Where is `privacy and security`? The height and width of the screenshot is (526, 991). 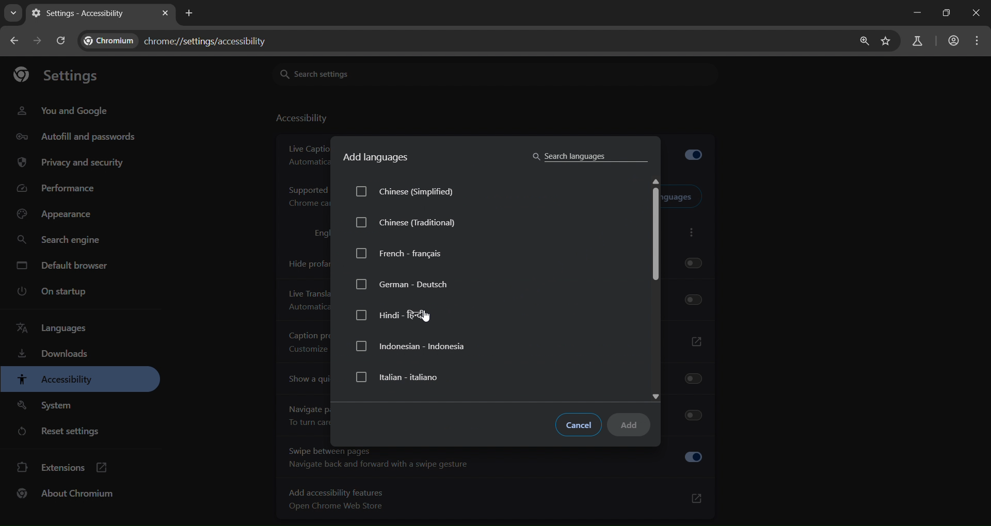
privacy and security is located at coordinates (73, 163).